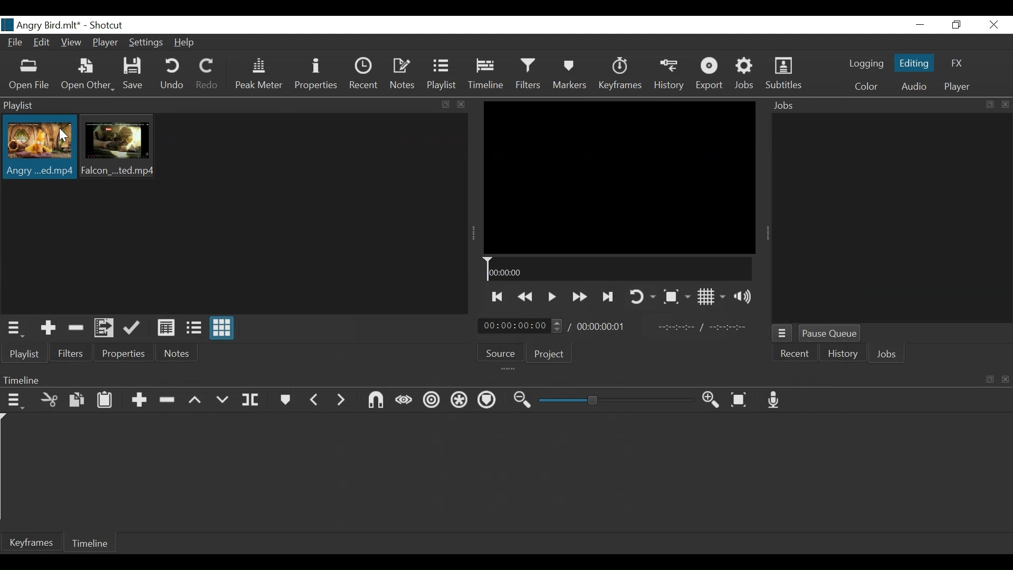 The width and height of the screenshot is (1013, 570). What do you see at coordinates (134, 328) in the screenshot?
I see `Update` at bounding box center [134, 328].